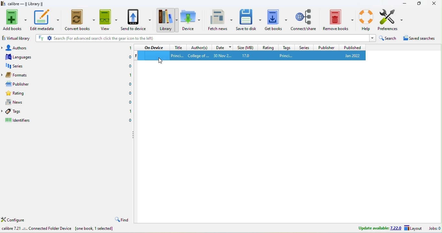  I want to click on 30 nov 2, so click(225, 56).